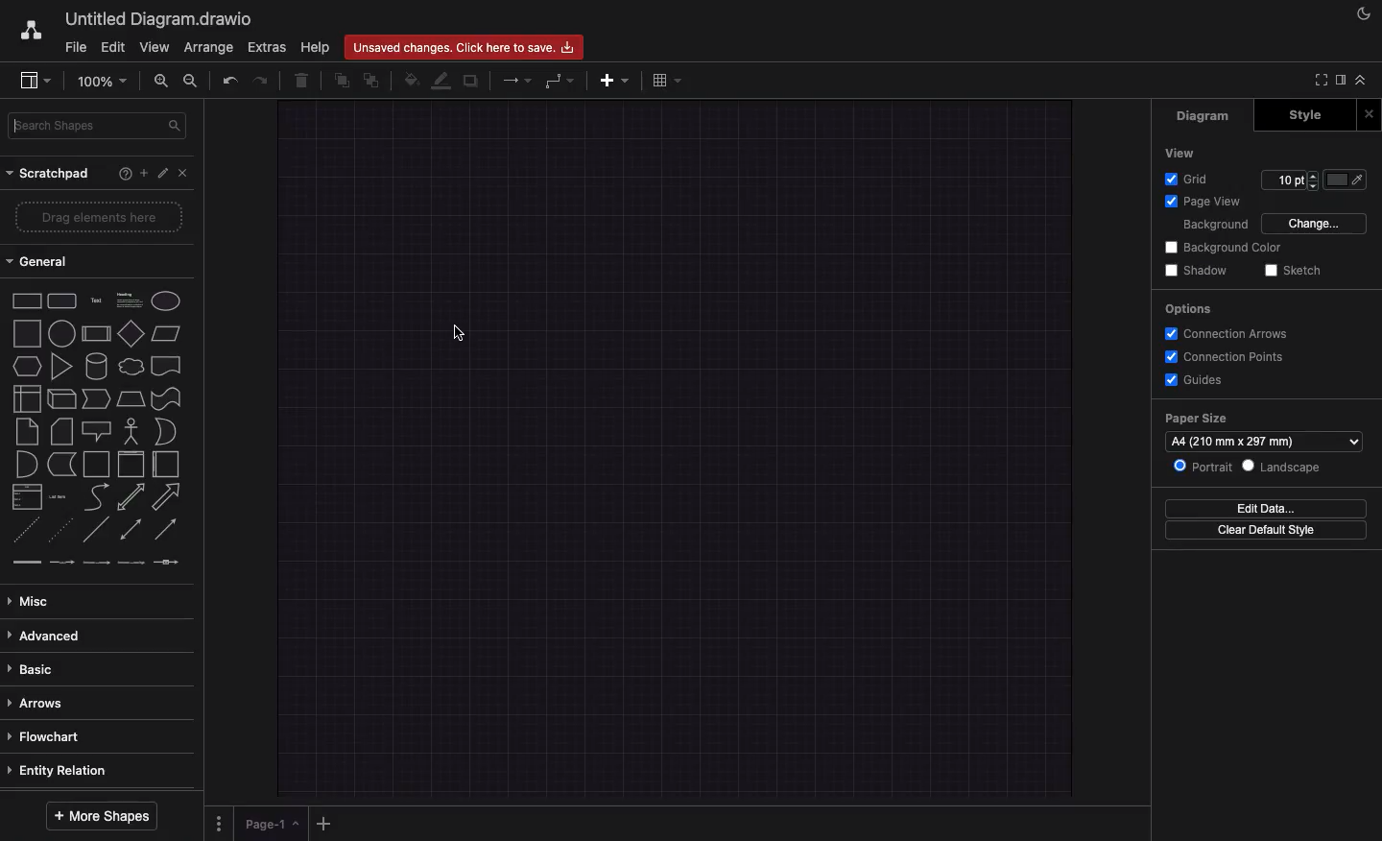 The height and width of the screenshot is (841, 1382). What do you see at coordinates (138, 174) in the screenshot?
I see `Add` at bounding box center [138, 174].